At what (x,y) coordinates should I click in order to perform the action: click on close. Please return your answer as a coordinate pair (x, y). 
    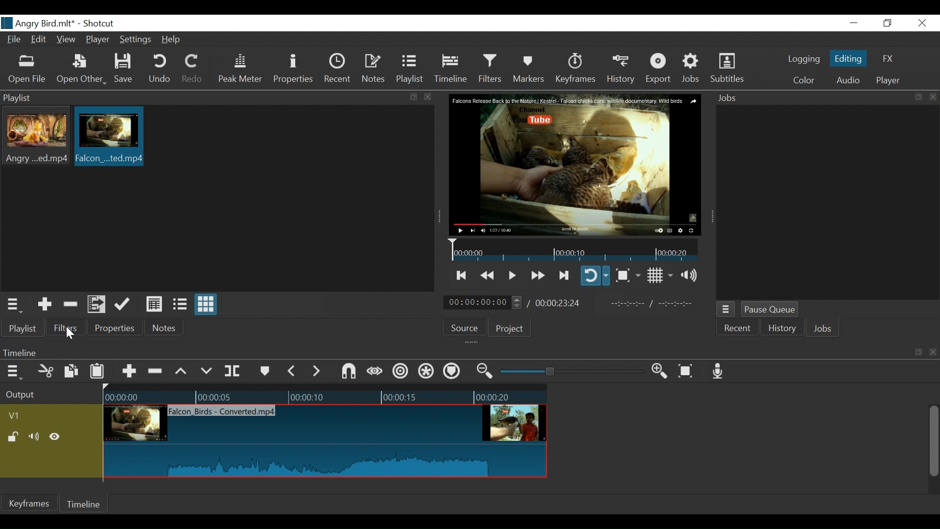
    Looking at the image, I should click on (428, 97).